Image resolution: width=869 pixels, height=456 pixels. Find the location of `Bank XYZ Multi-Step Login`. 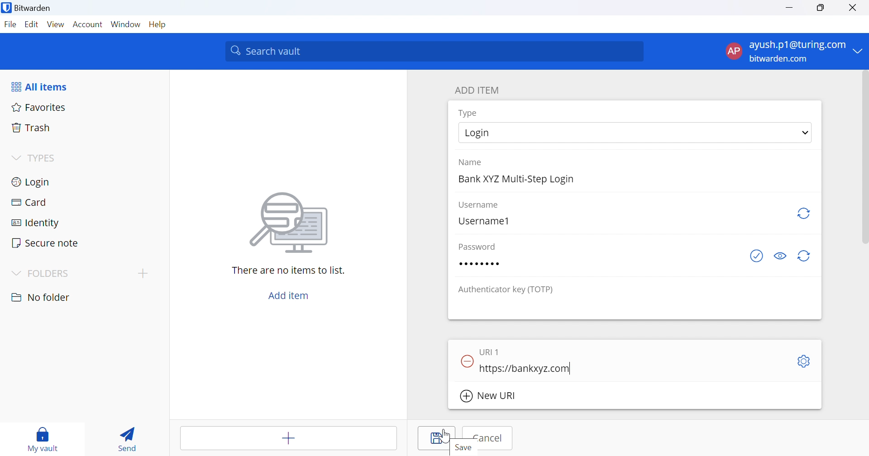

Bank XYZ Multi-Step Login is located at coordinates (517, 180).